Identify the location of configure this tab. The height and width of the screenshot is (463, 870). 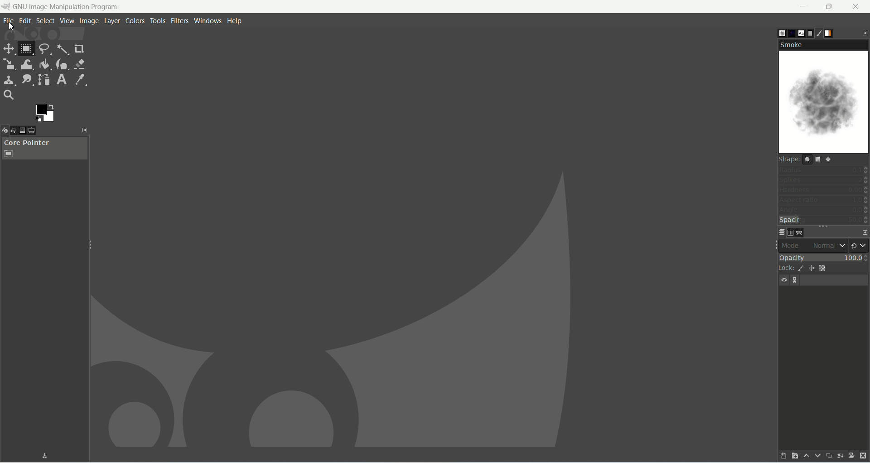
(864, 32).